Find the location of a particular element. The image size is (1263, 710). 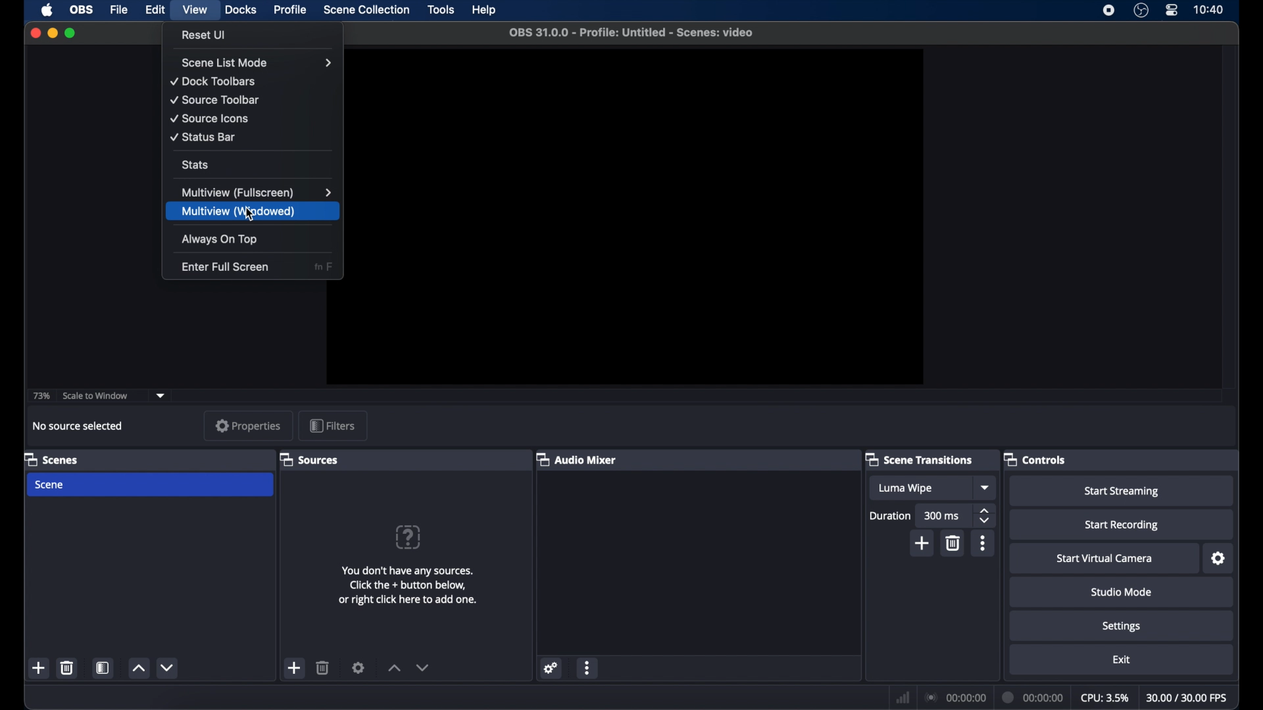

screen recorder icon is located at coordinates (1108, 10).